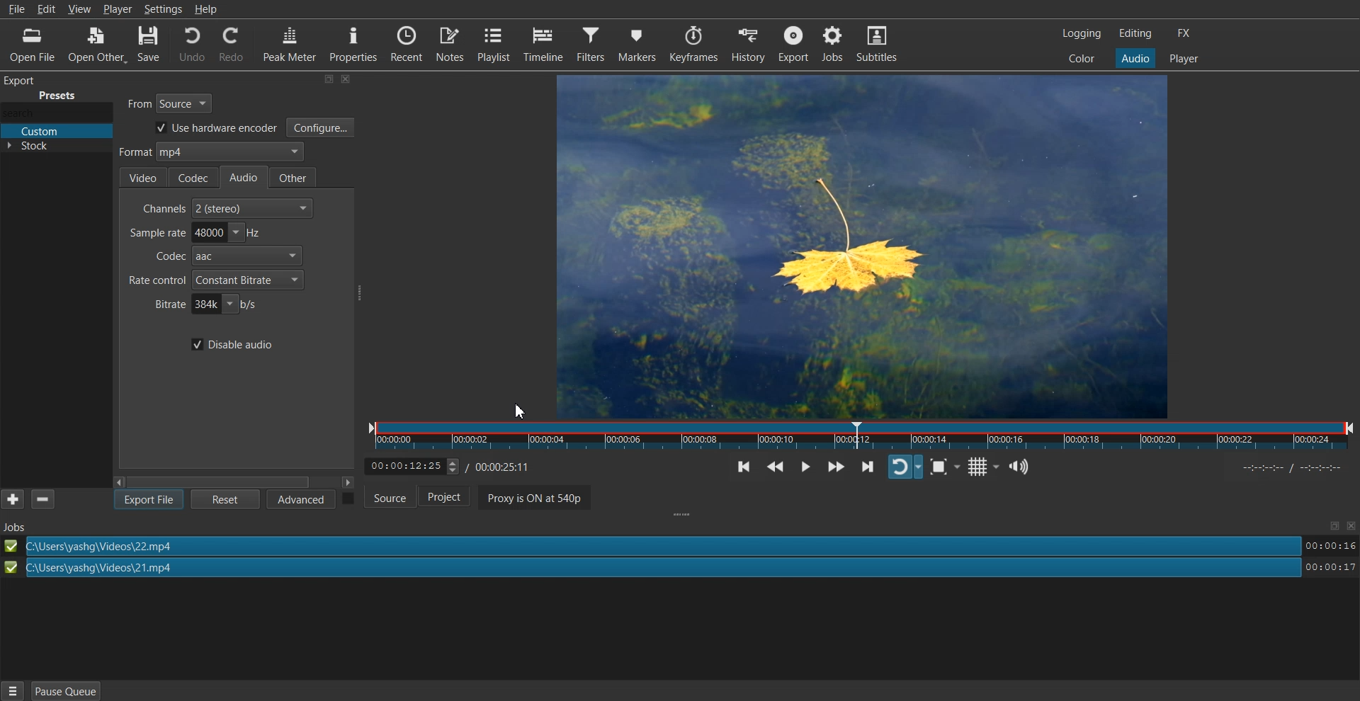 The width and height of the screenshot is (1360, 701). What do you see at coordinates (18, 526) in the screenshot?
I see `Text` at bounding box center [18, 526].